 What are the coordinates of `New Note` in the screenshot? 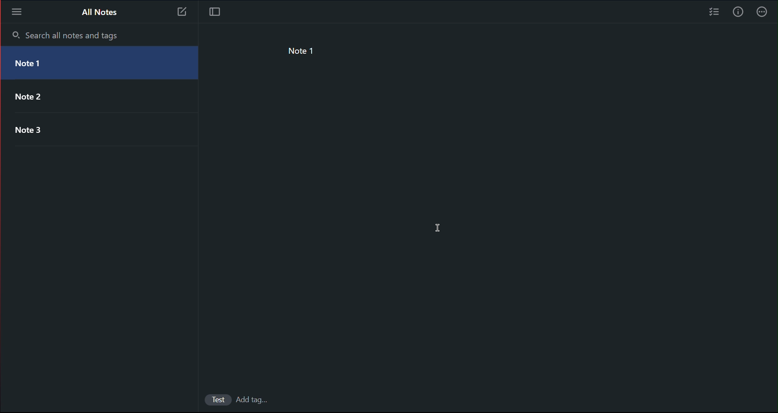 It's located at (180, 13).